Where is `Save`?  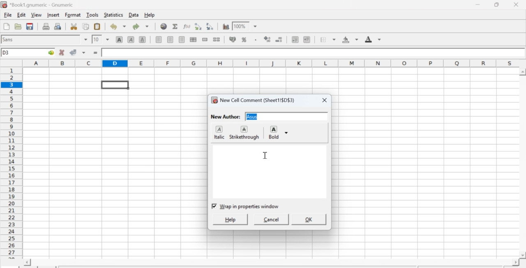
Save is located at coordinates (30, 27).